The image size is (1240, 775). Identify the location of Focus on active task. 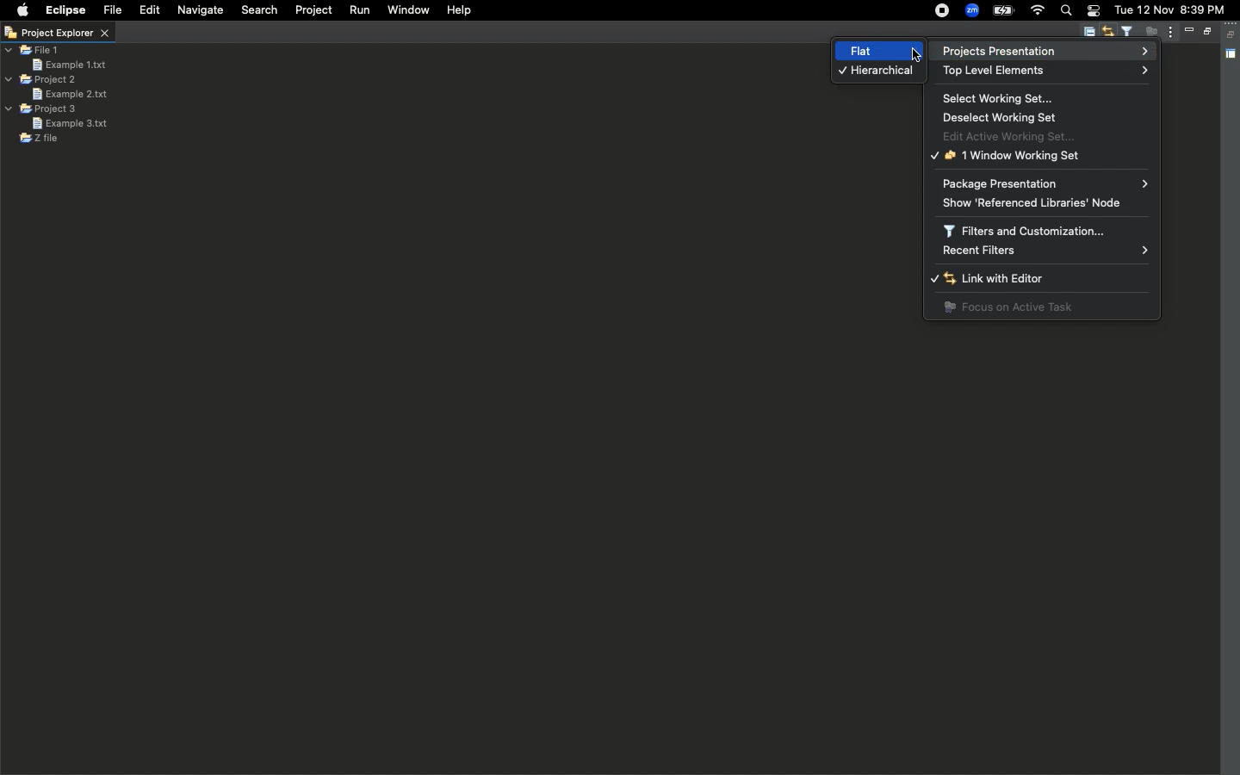
(1149, 33).